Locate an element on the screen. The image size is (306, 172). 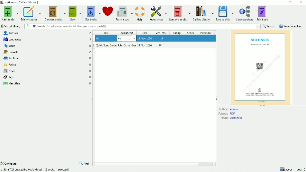
Title is located at coordinates (107, 32).